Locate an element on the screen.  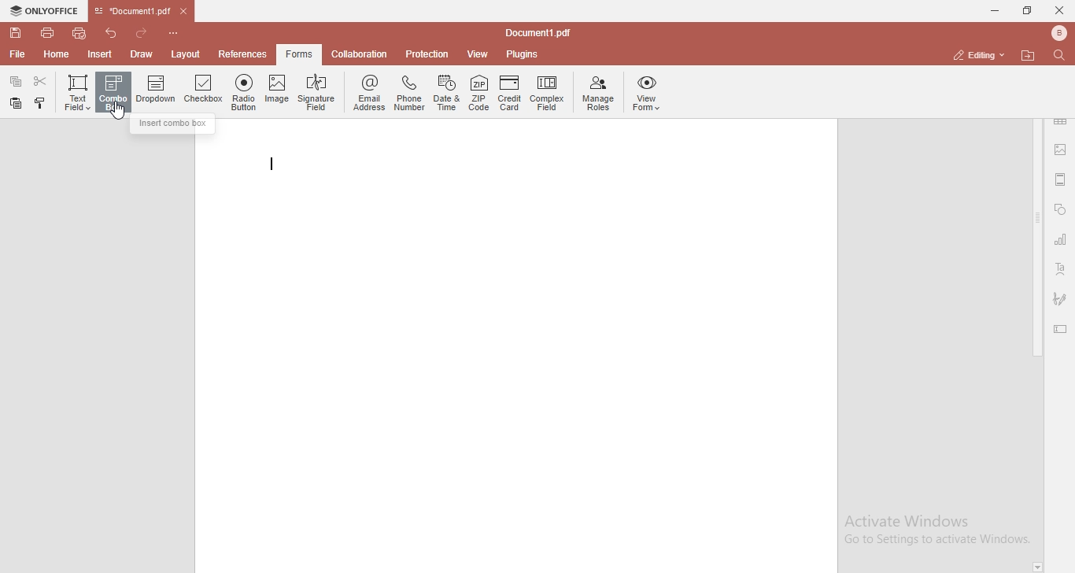
Activate Windows
Go to Settings to activate Windows. is located at coordinates (937, 530).